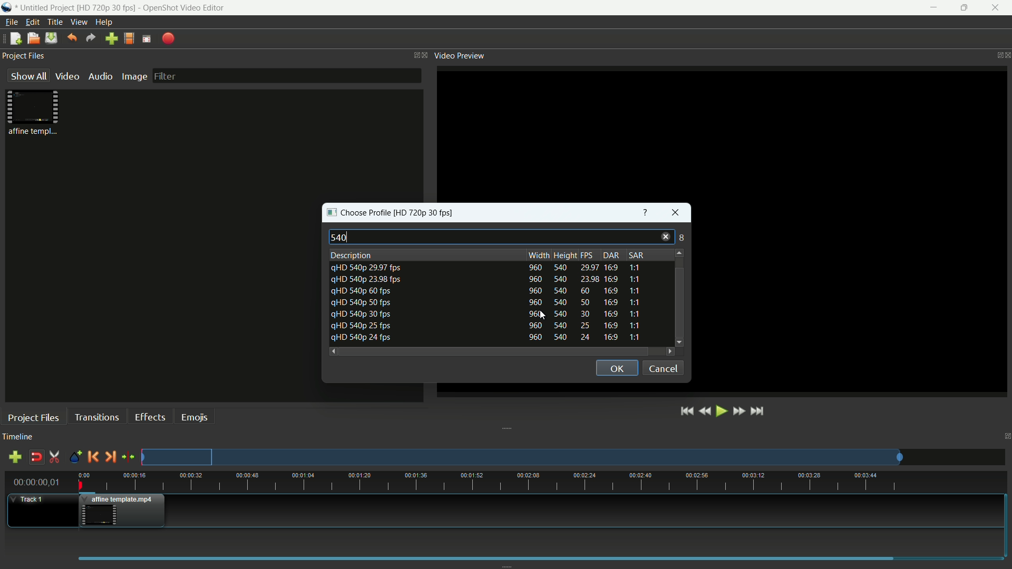 This screenshot has width=1012, height=569. Describe the element at coordinates (133, 76) in the screenshot. I see `image` at that location.